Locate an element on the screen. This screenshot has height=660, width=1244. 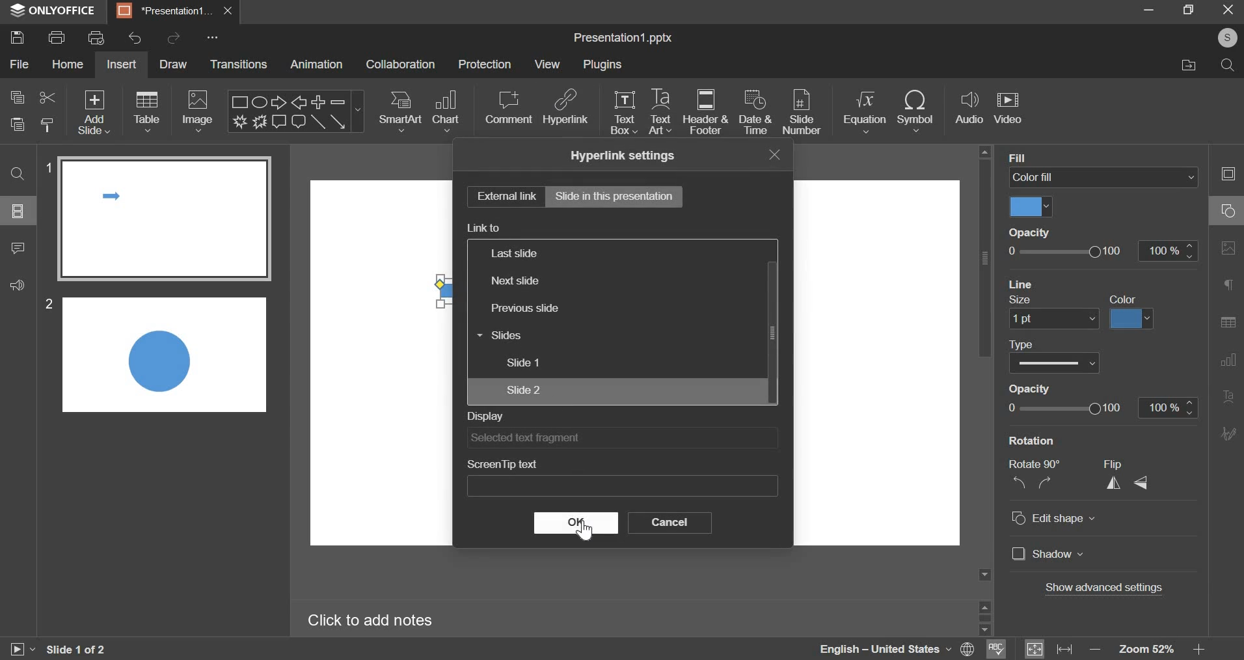
Shape settings is located at coordinates (1226, 208).